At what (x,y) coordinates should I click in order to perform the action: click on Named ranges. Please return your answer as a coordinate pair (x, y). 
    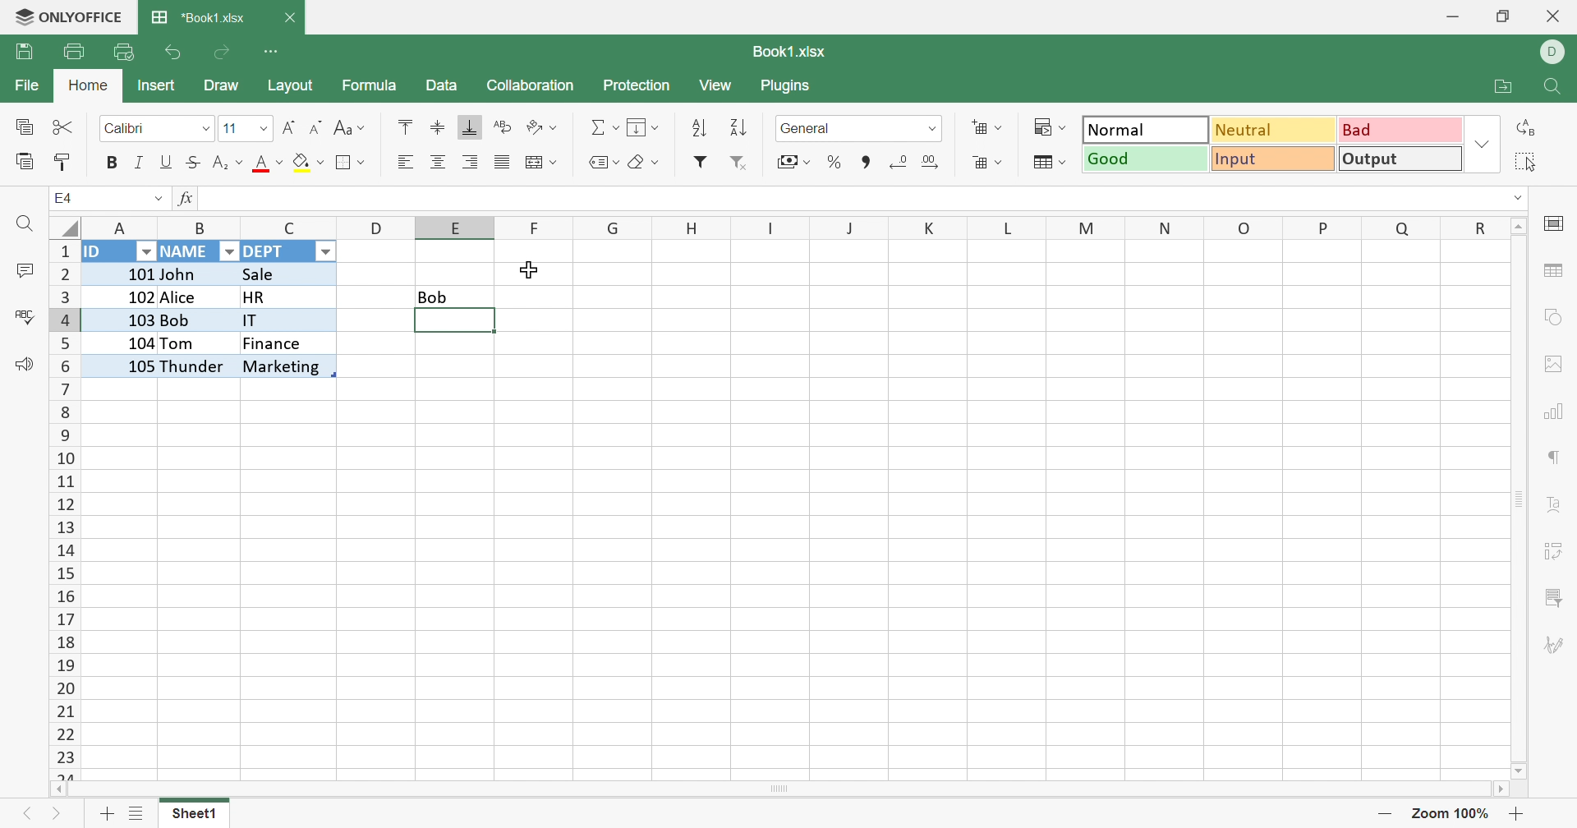
    Looking at the image, I should click on (600, 163).